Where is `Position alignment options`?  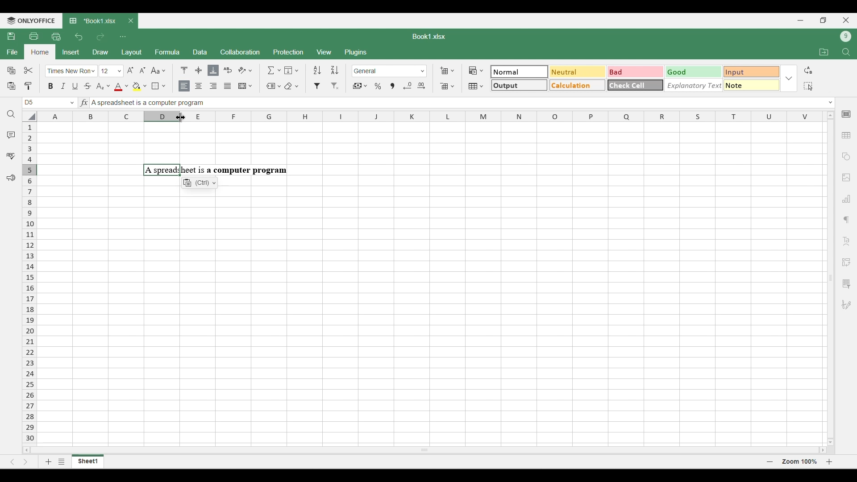 Position alignment options is located at coordinates (199, 70).